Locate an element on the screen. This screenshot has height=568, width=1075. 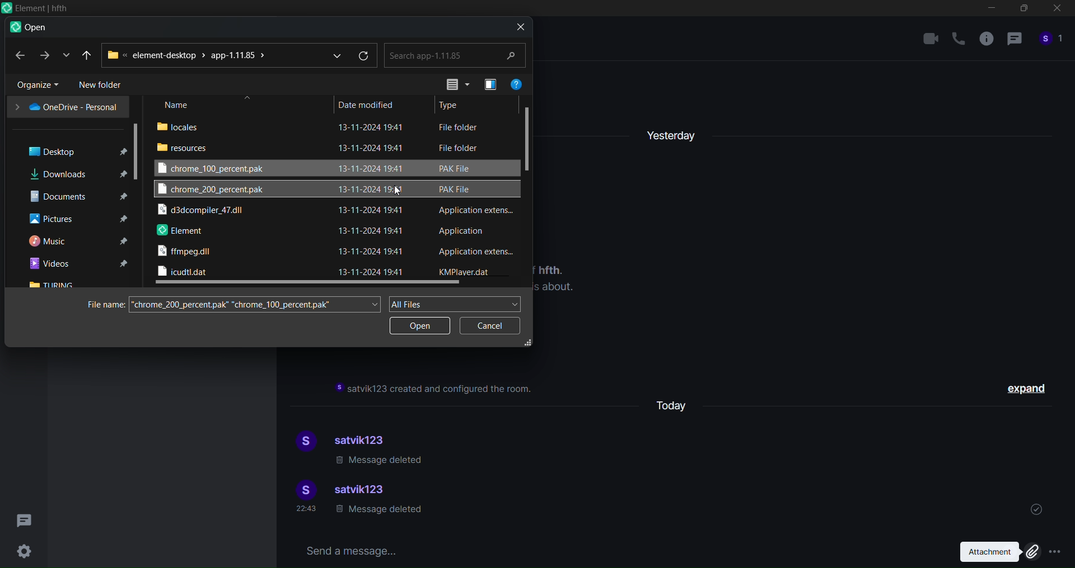
close dialog is located at coordinates (517, 26).